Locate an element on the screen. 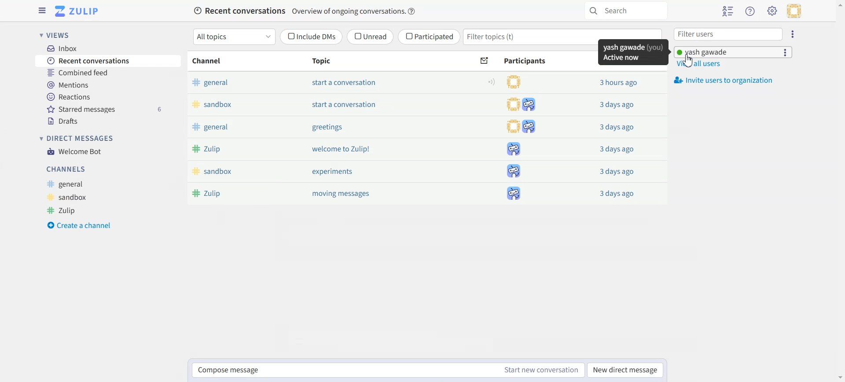 The image size is (845, 382). Info is located at coordinates (413, 11).